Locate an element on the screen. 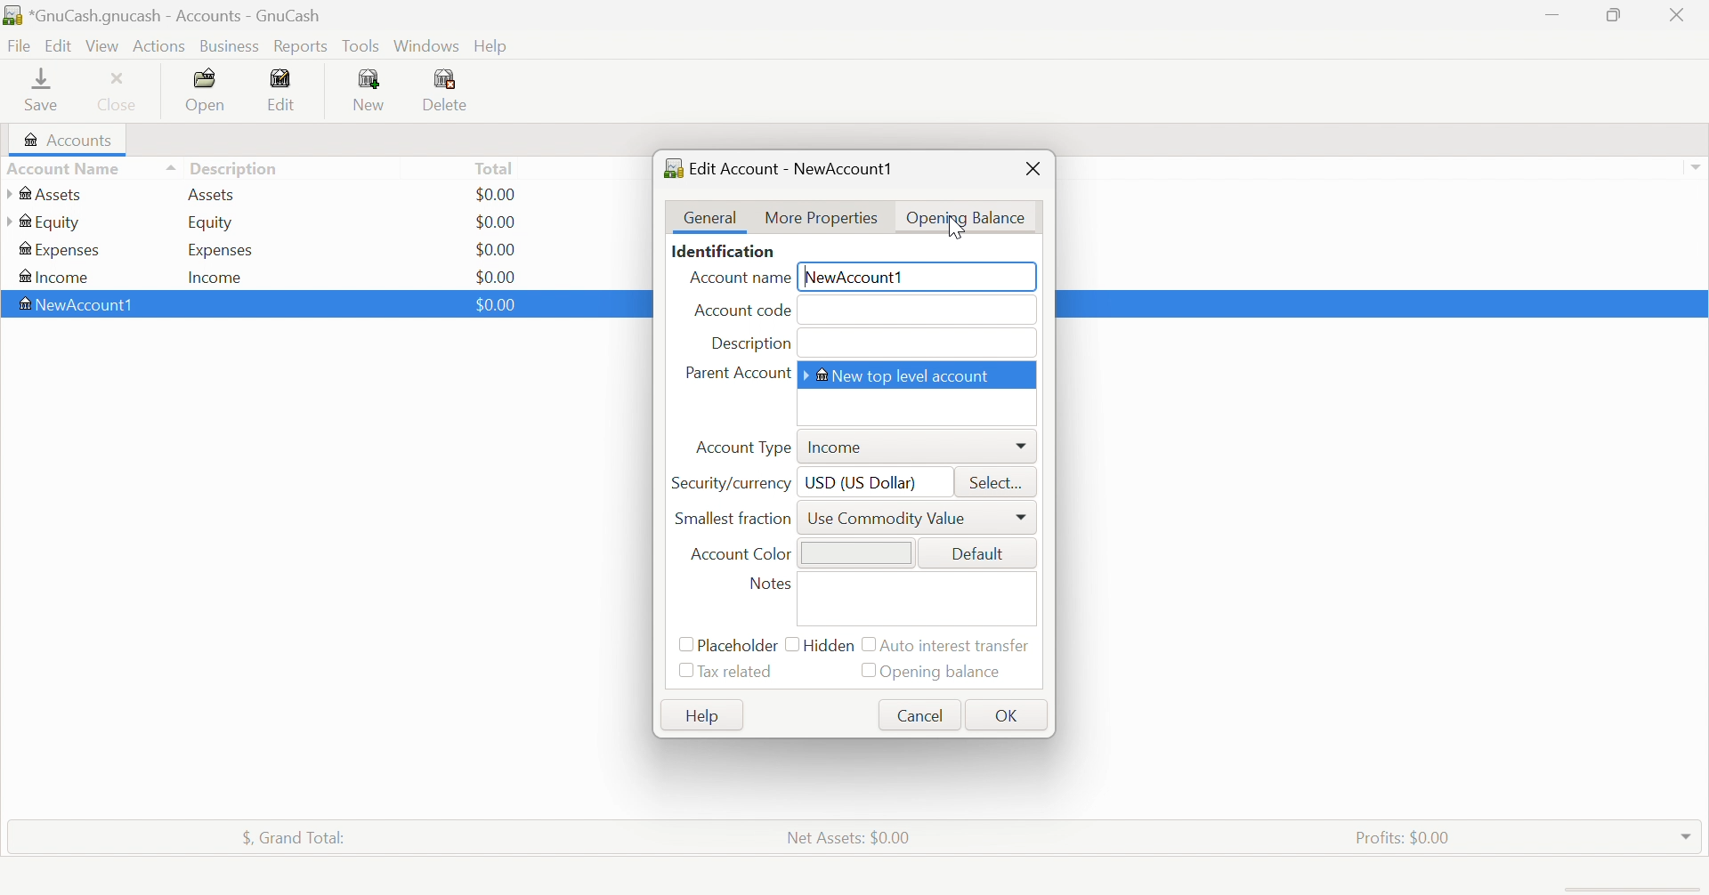 The image size is (1709, 895). Net Assets: $0.00 is located at coordinates (849, 837).